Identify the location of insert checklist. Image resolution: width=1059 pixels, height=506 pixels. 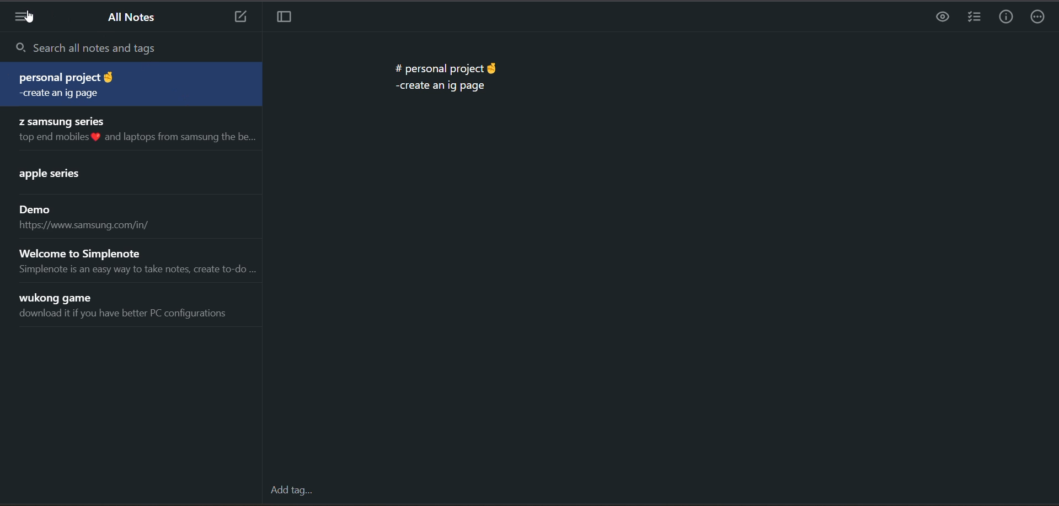
(975, 18).